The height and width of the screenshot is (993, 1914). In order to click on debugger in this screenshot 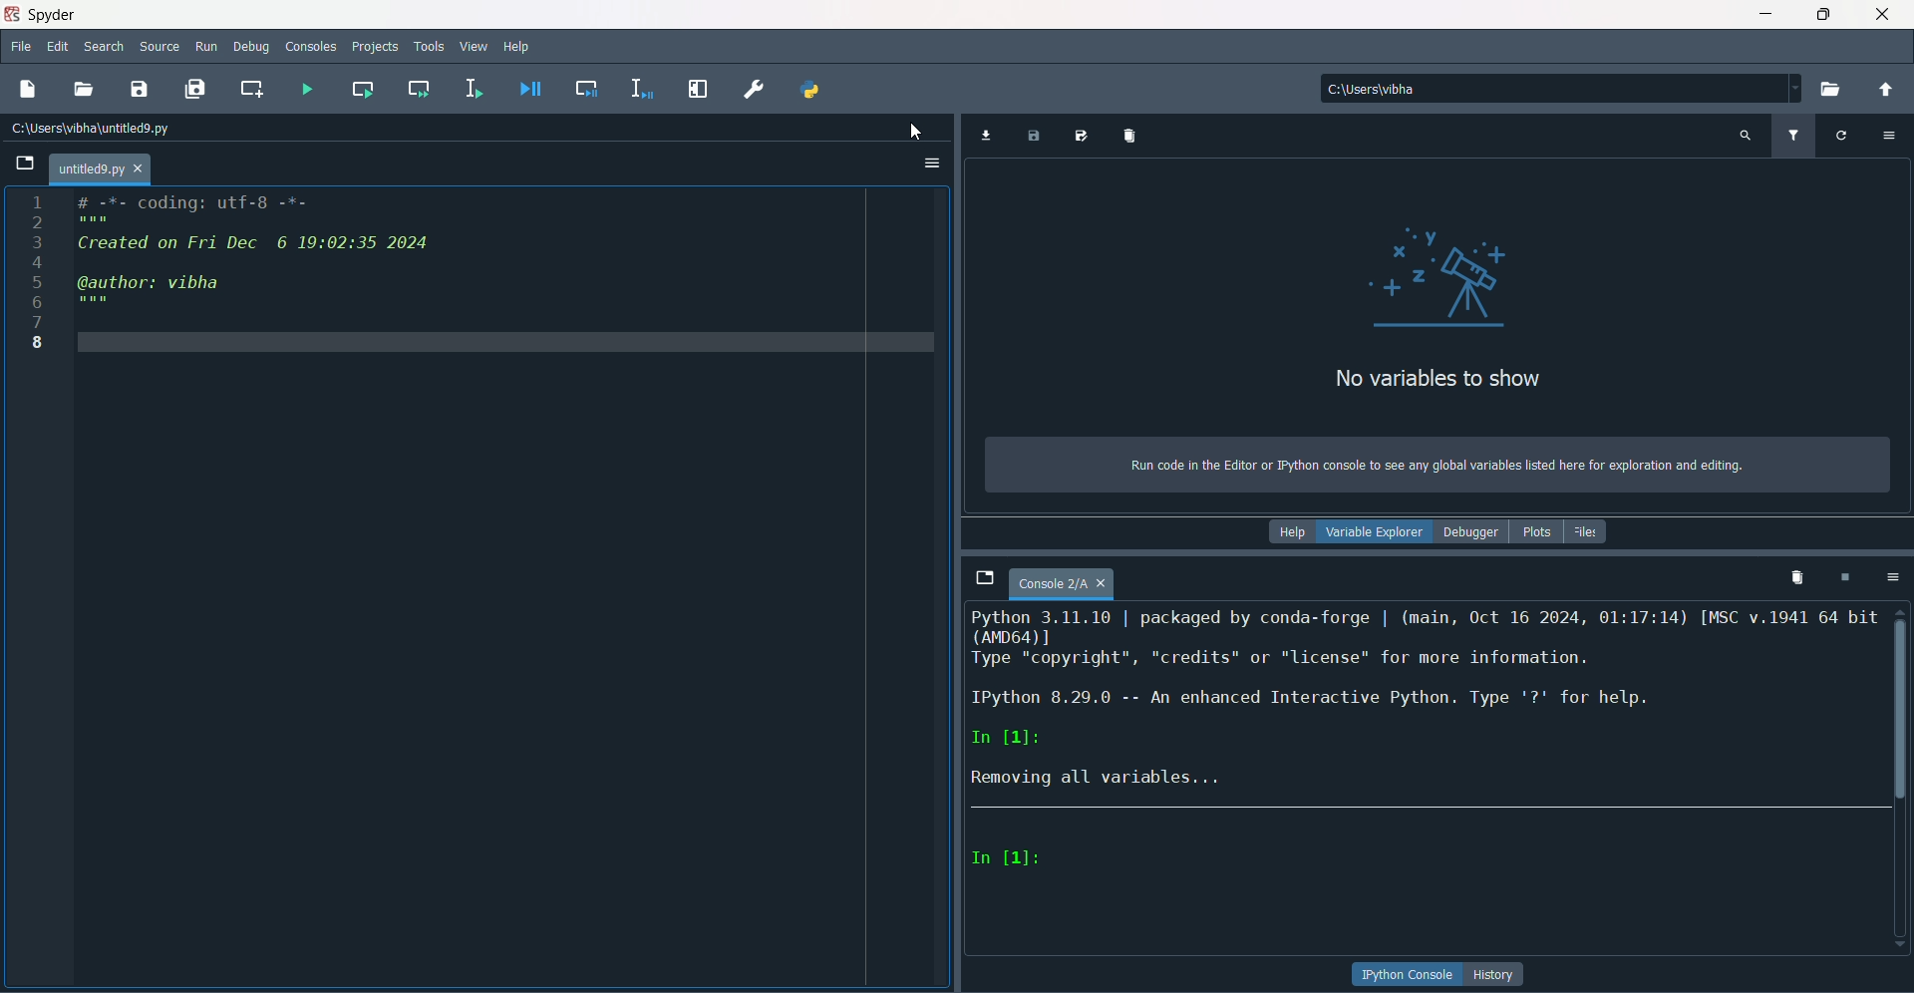, I will do `click(1470, 532)`.